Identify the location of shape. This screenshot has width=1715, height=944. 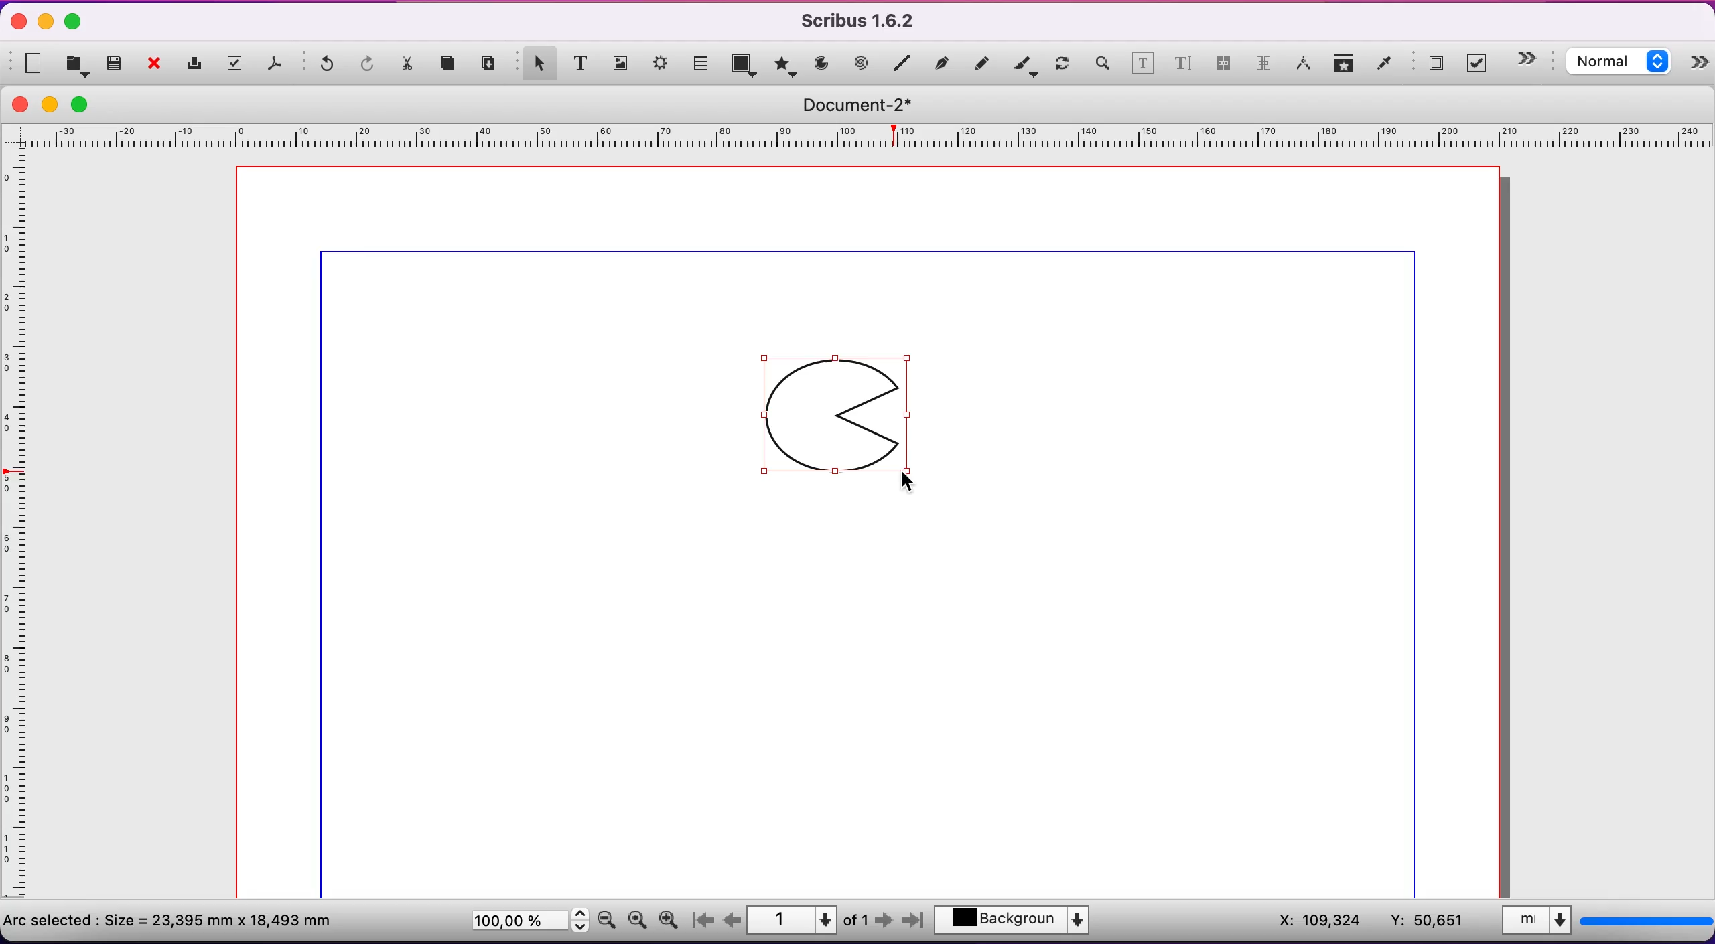
(746, 66).